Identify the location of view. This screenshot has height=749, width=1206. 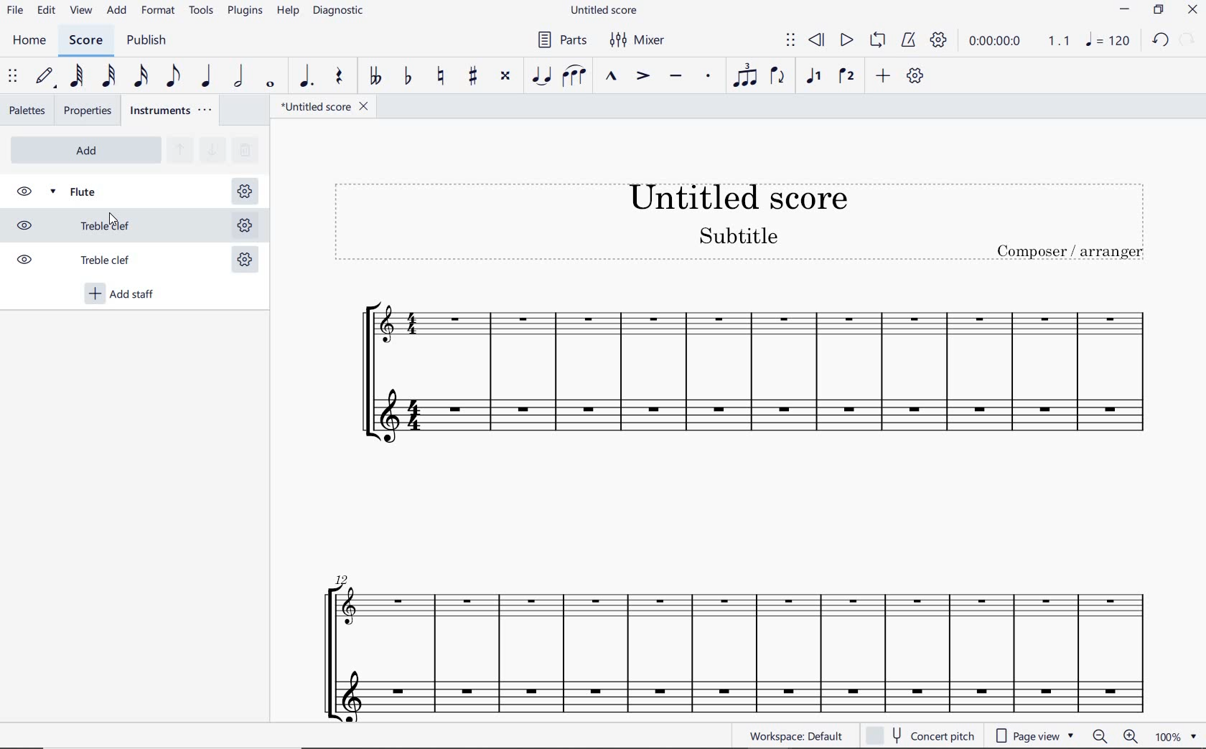
(83, 11).